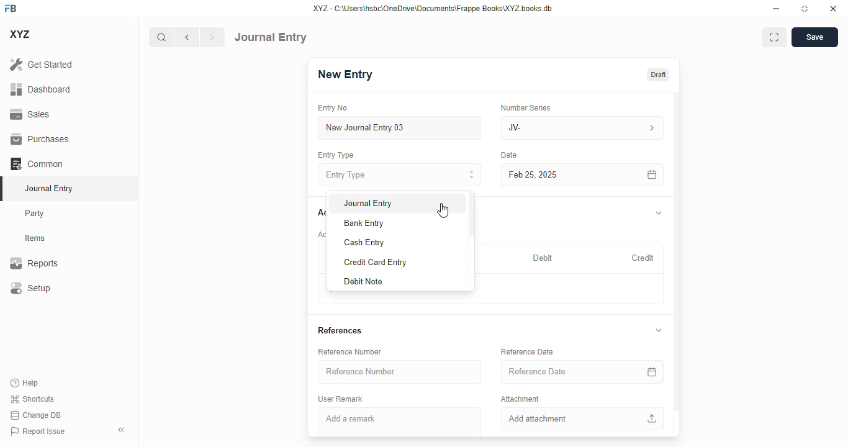 This screenshot has height=447, width=848. I want to click on account entries, so click(321, 234).